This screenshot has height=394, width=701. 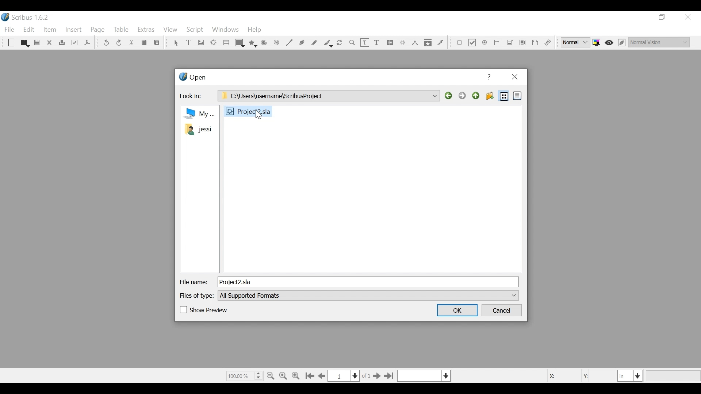 What do you see at coordinates (449, 96) in the screenshot?
I see `Back` at bounding box center [449, 96].